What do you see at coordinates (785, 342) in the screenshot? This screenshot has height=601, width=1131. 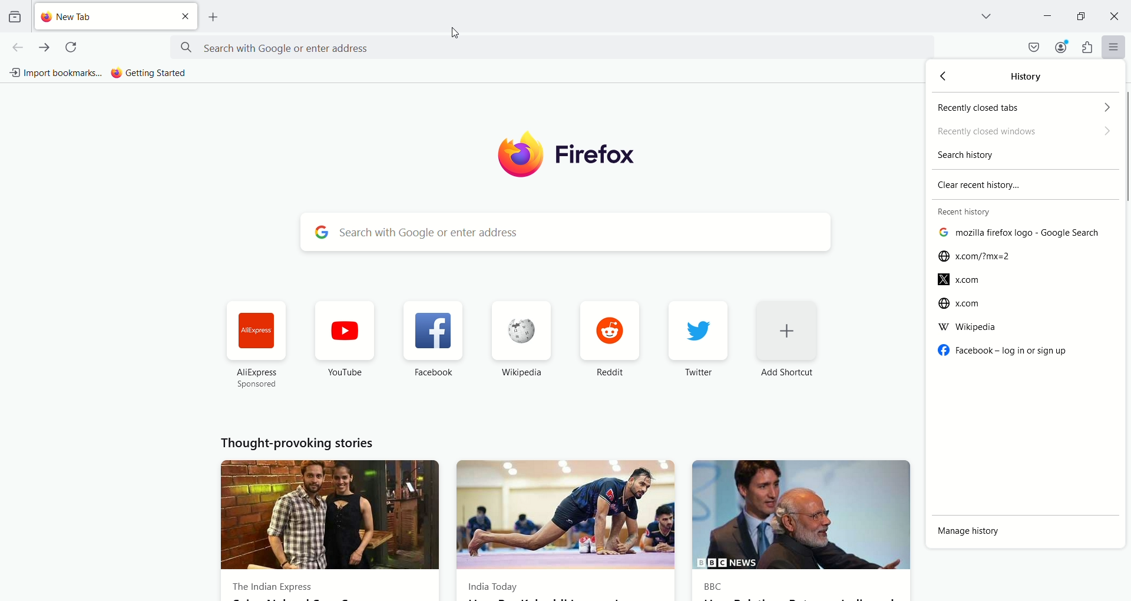 I see `add shortcut` at bounding box center [785, 342].